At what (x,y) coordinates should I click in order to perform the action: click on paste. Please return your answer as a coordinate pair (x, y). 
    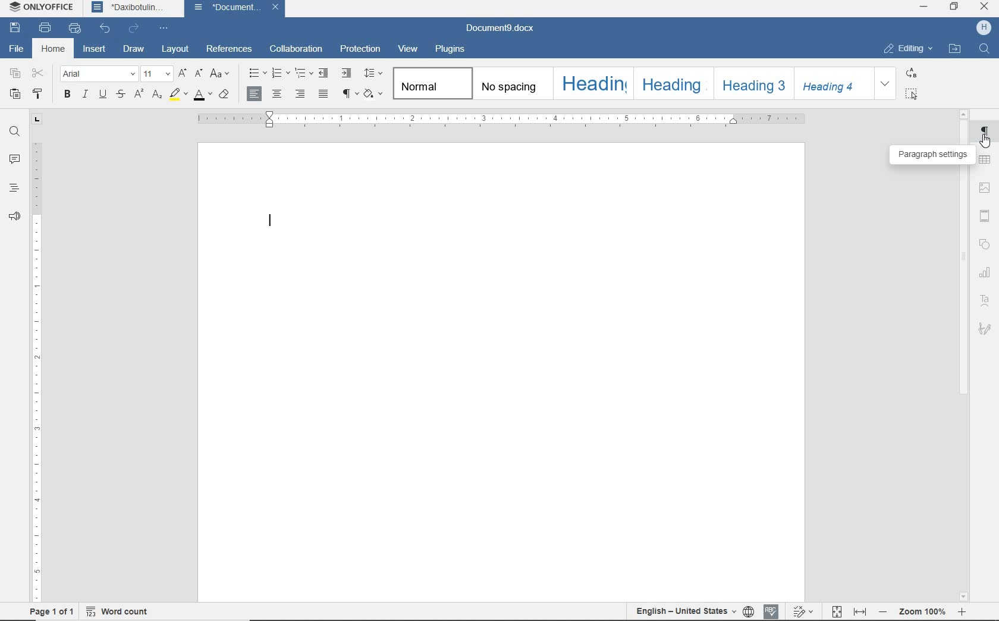
    Looking at the image, I should click on (15, 93).